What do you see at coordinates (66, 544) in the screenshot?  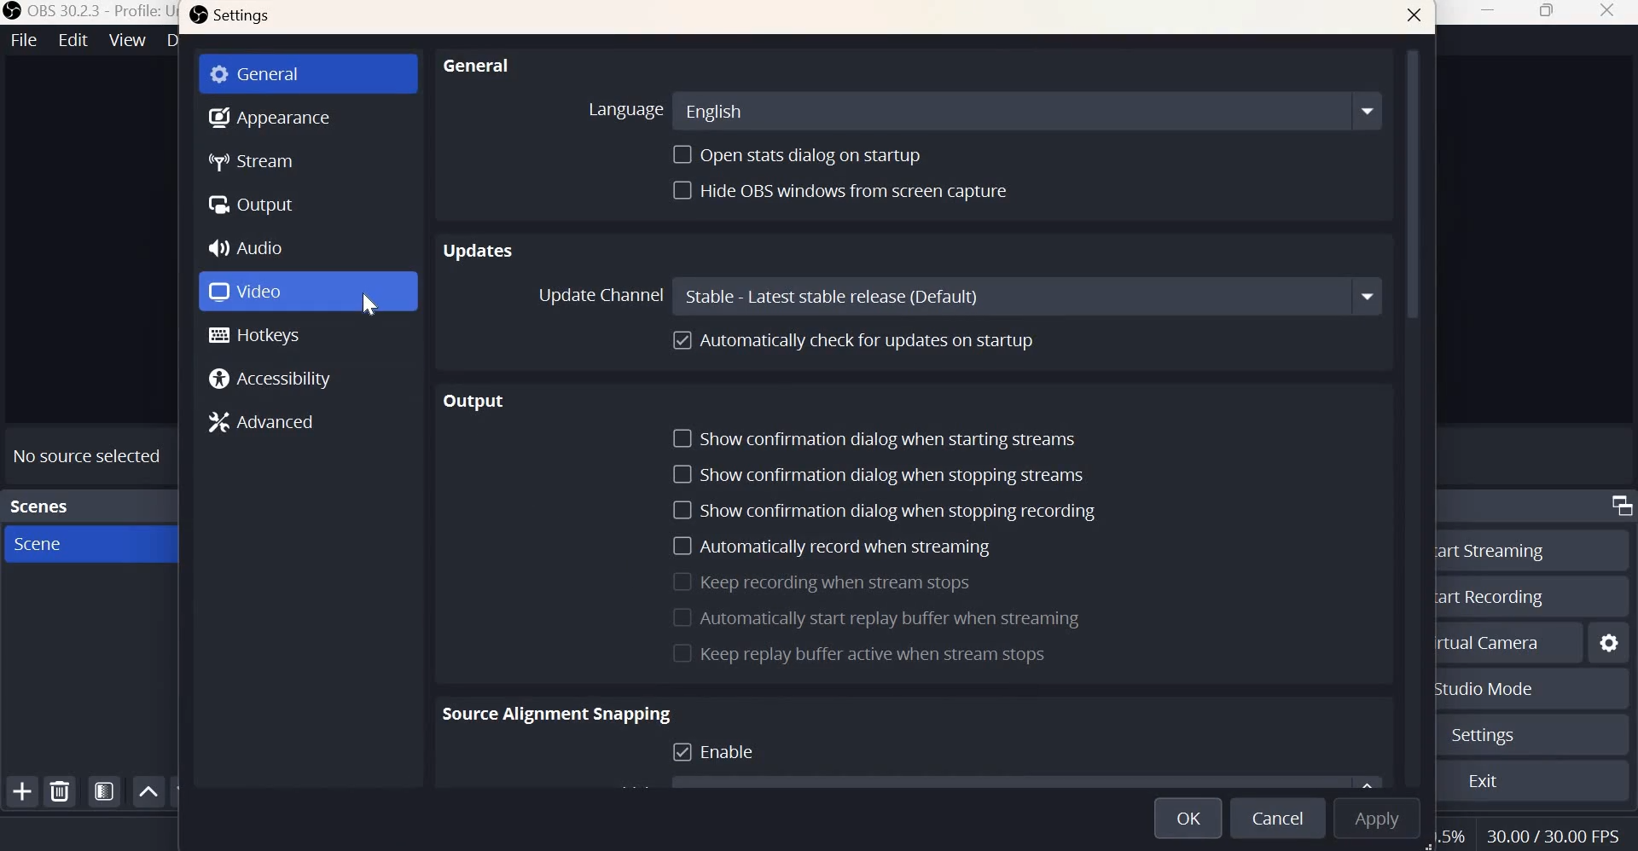 I see `Scene` at bounding box center [66, 544].